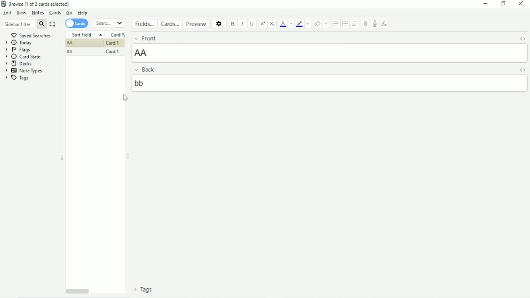  I want to click on Card Type, so click(117, 34).